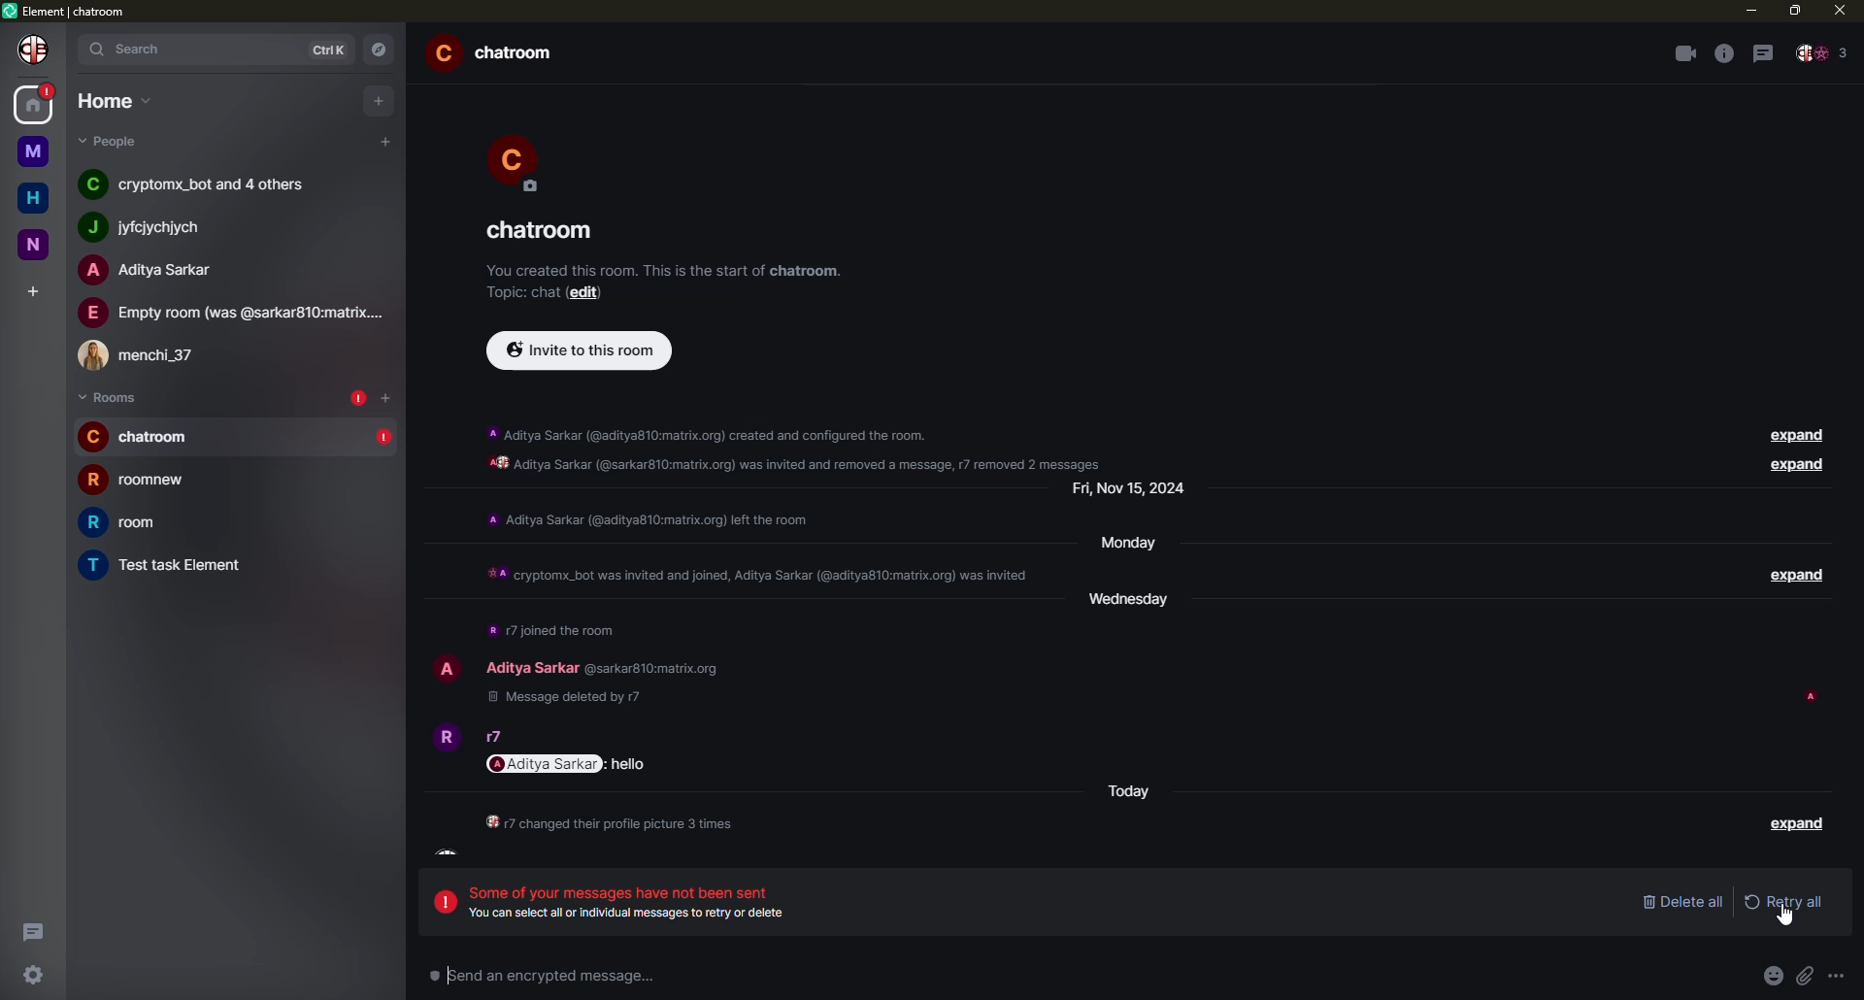 This screenshot has height=1000, width=1864. Describe the element at coordinates (141, 481) in the screenshot. I see `room` at that location.